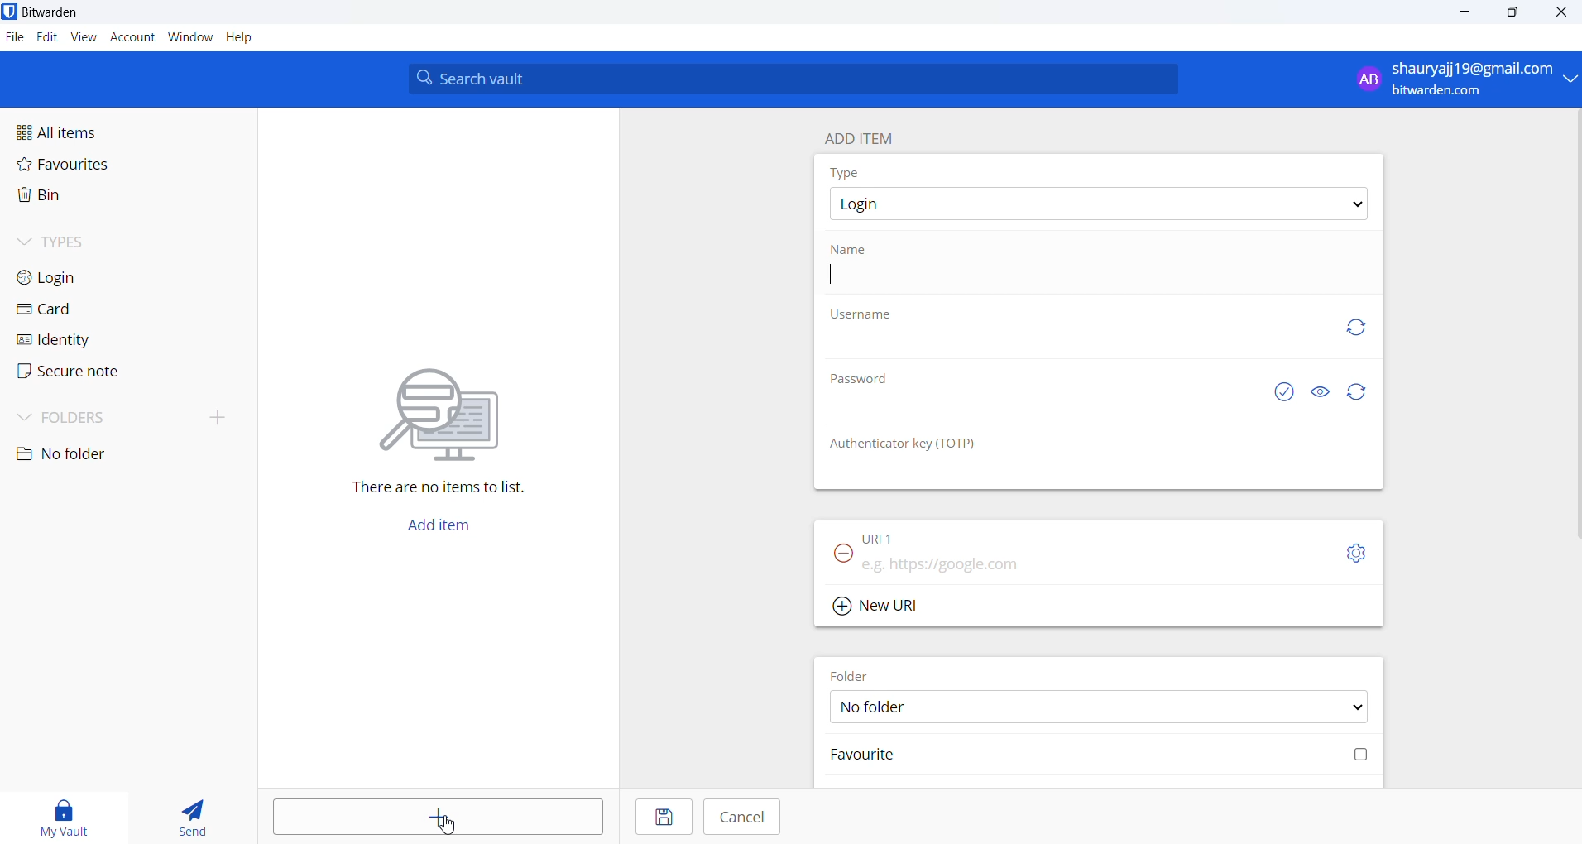 Image resolution: width=1582 pixels, height=844 pixels. What do you see at coordinates (1563, 15) in the screenshot?
I see `Close` at bounding box center [1563, 15].